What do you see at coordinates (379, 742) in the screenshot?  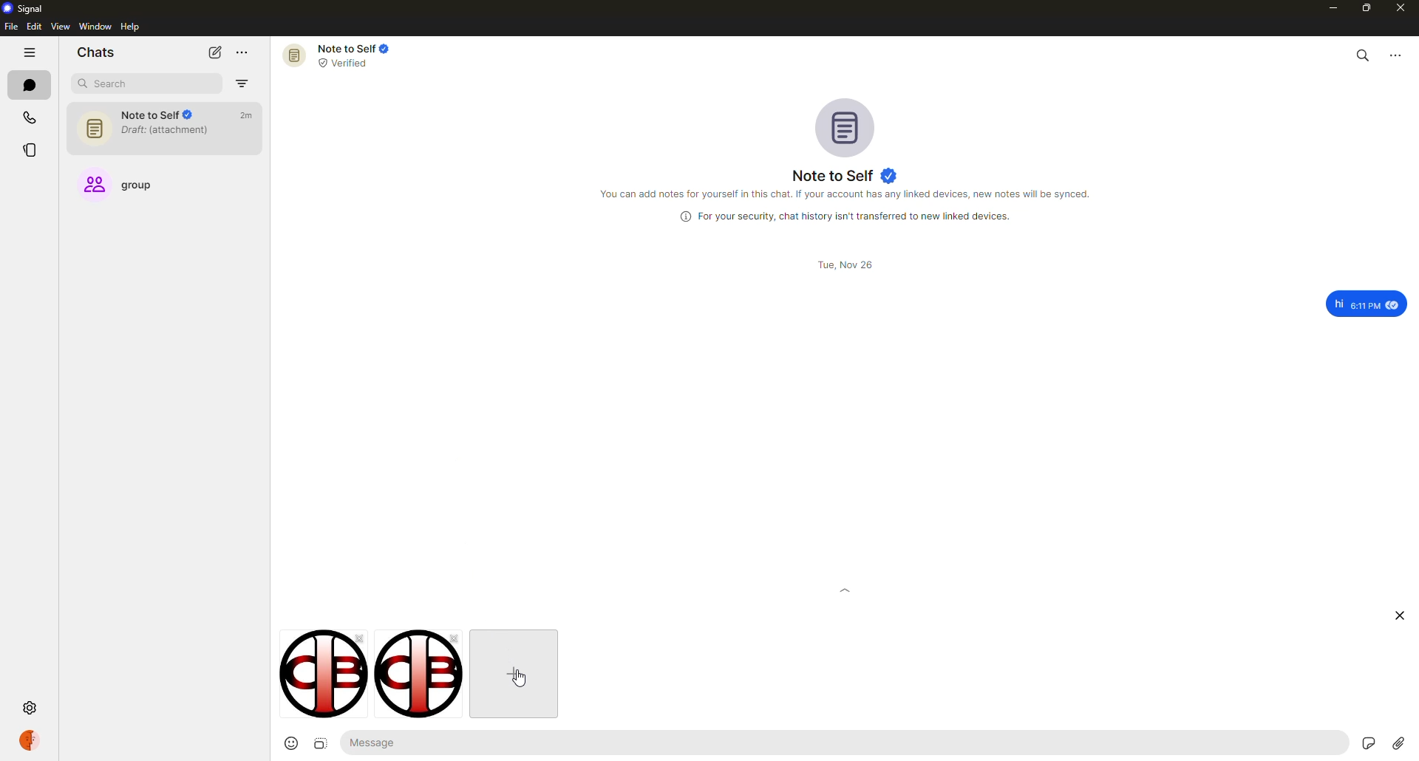 I see `message` at bounding box center [379, 742].